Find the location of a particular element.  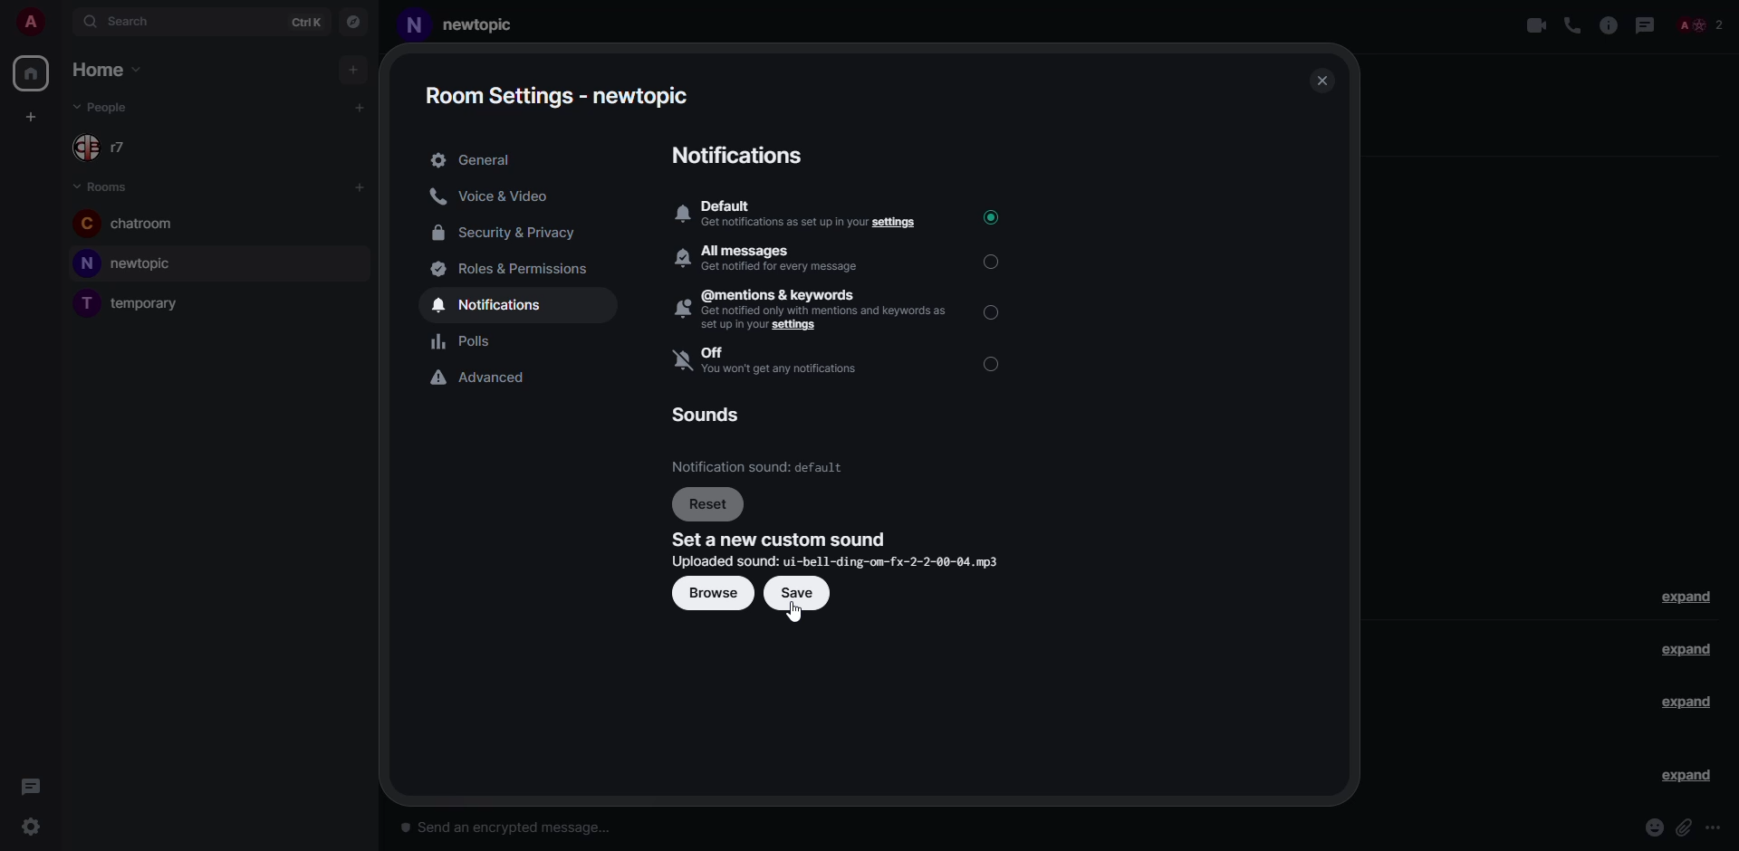

select is located at coordinates (995, 261).